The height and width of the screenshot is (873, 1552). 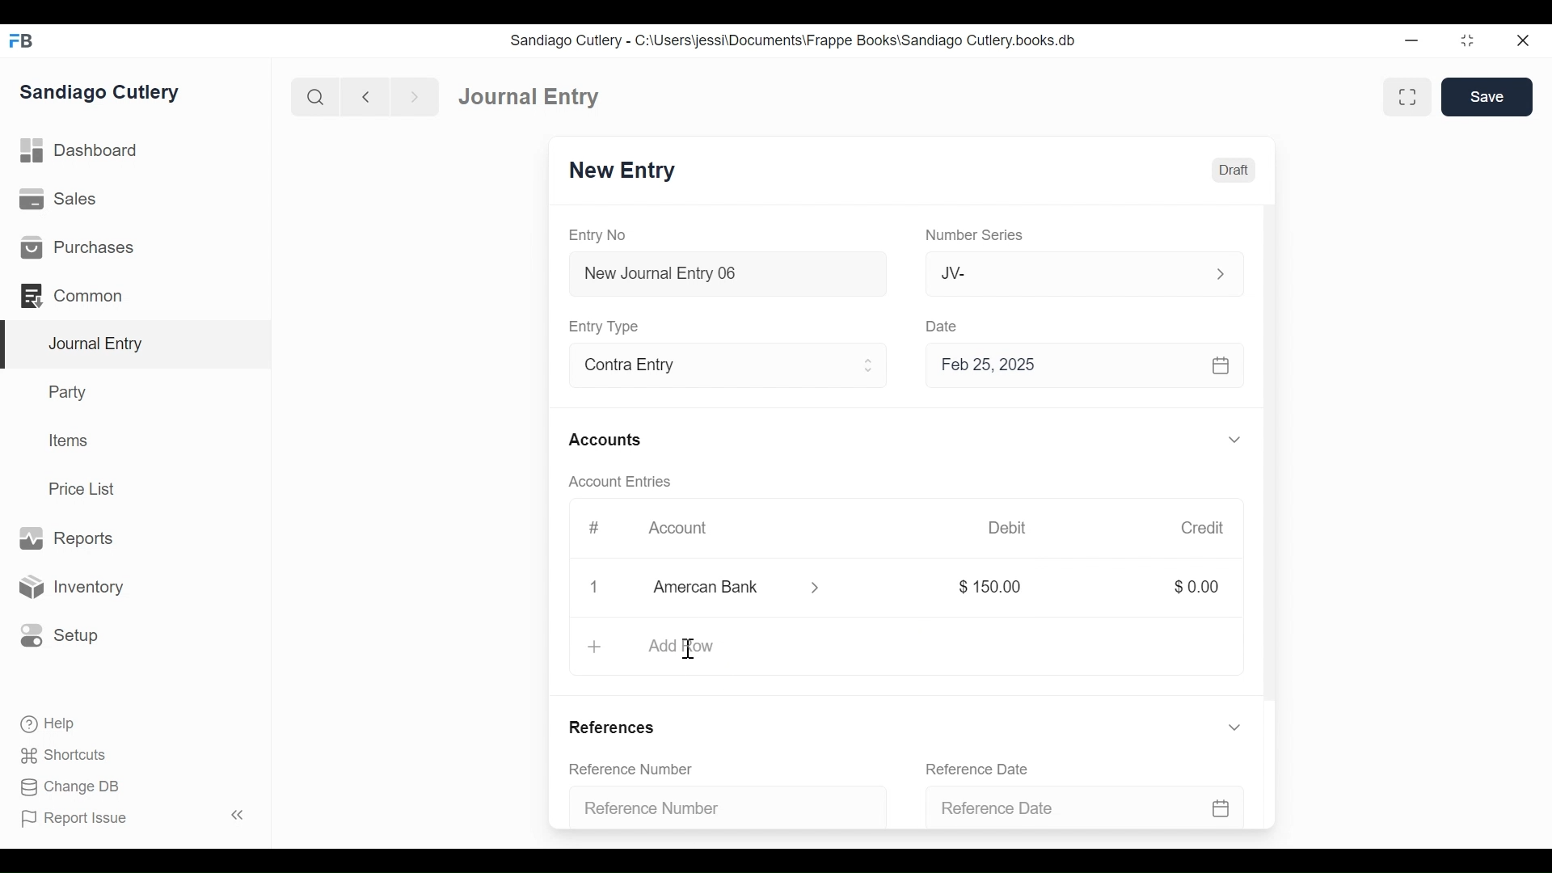 What do you see at coordinates (102, 93) in the screenshot?
I see `Sandiago Cutlery` at bounding box center [102, 93].